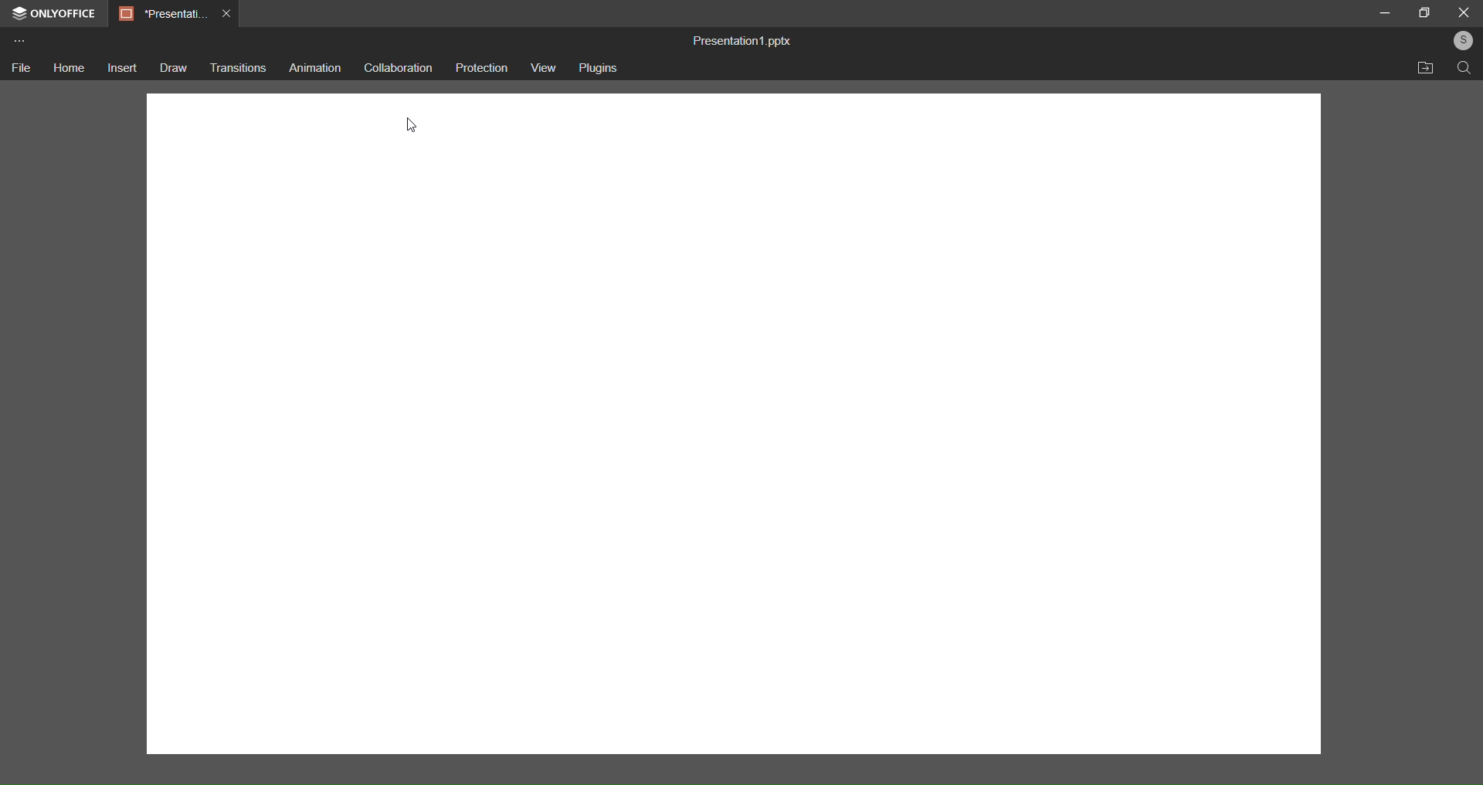 The width and height of the screenshot is (1483, 785). What do you see at coordinates (1427, 68) in the screenshot?
I see `open` at bounding box center [1427, 68].